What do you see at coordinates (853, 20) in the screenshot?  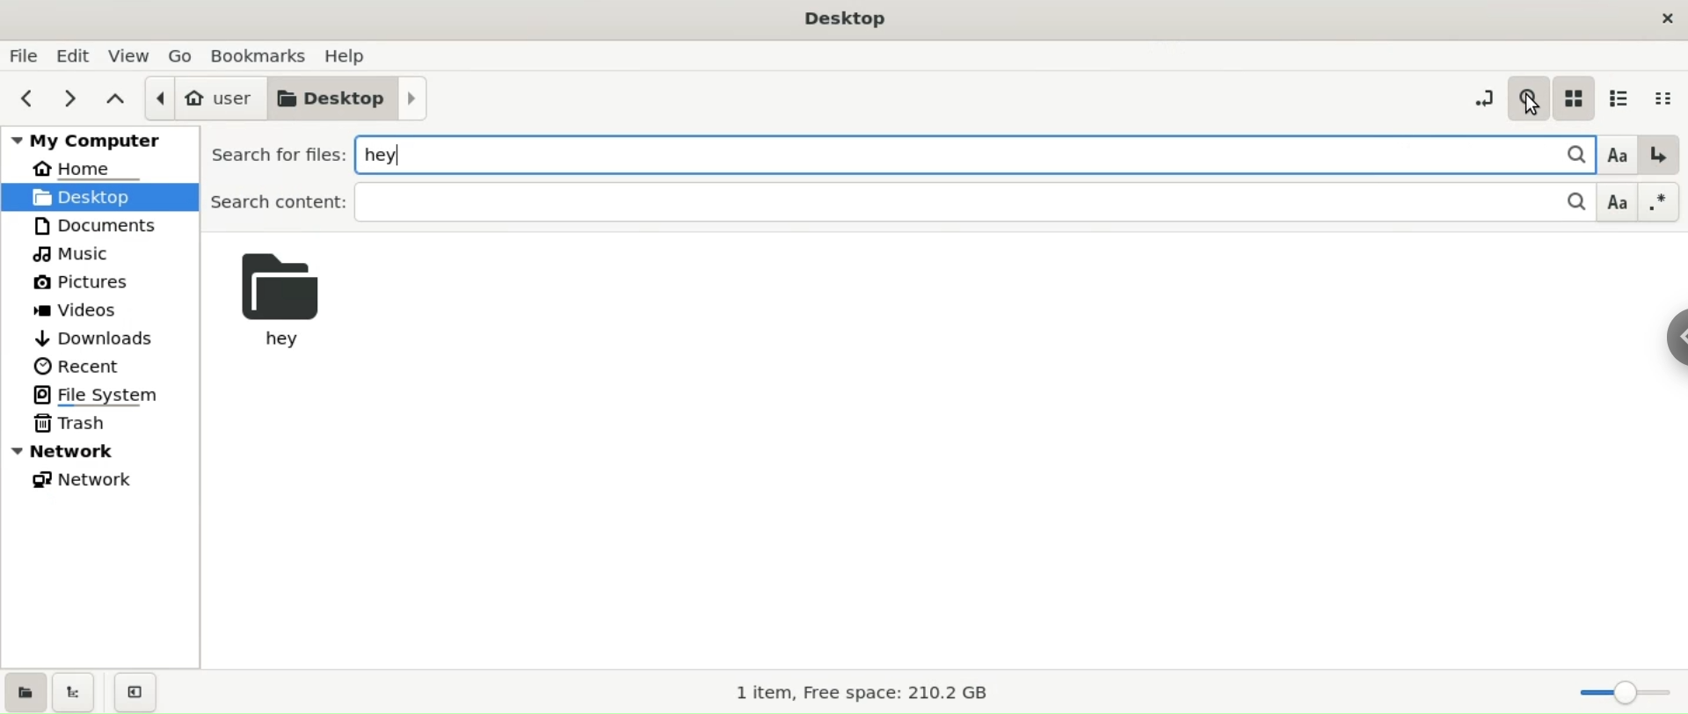 I see `title` at bounding box center [853, 20].